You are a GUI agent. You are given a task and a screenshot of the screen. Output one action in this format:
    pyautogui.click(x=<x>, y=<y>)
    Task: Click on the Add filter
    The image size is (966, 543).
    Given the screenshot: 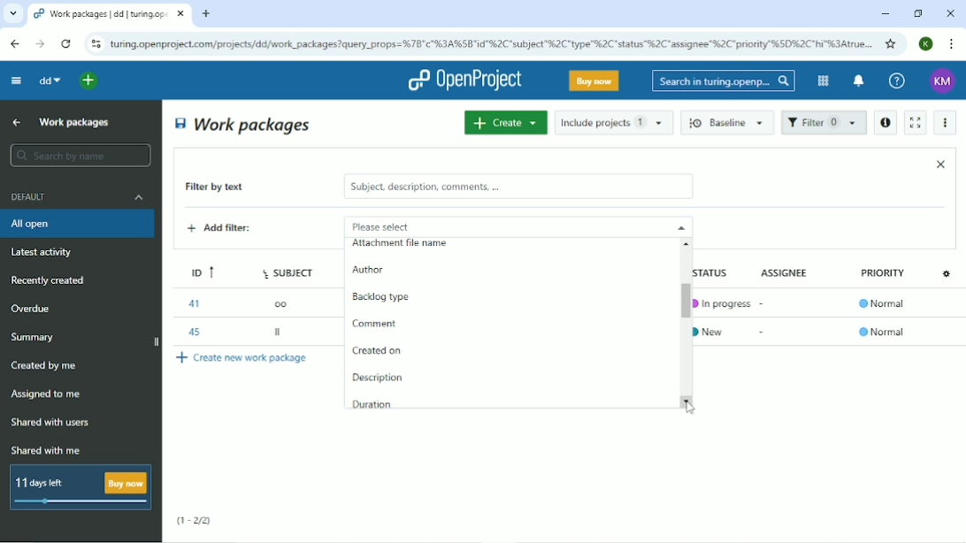 What is the action you would take?
    pyautogui.click(x=233, y=230)
    